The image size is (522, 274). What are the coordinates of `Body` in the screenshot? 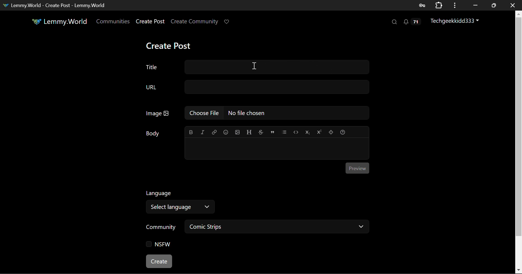 It's located at (153, 132).